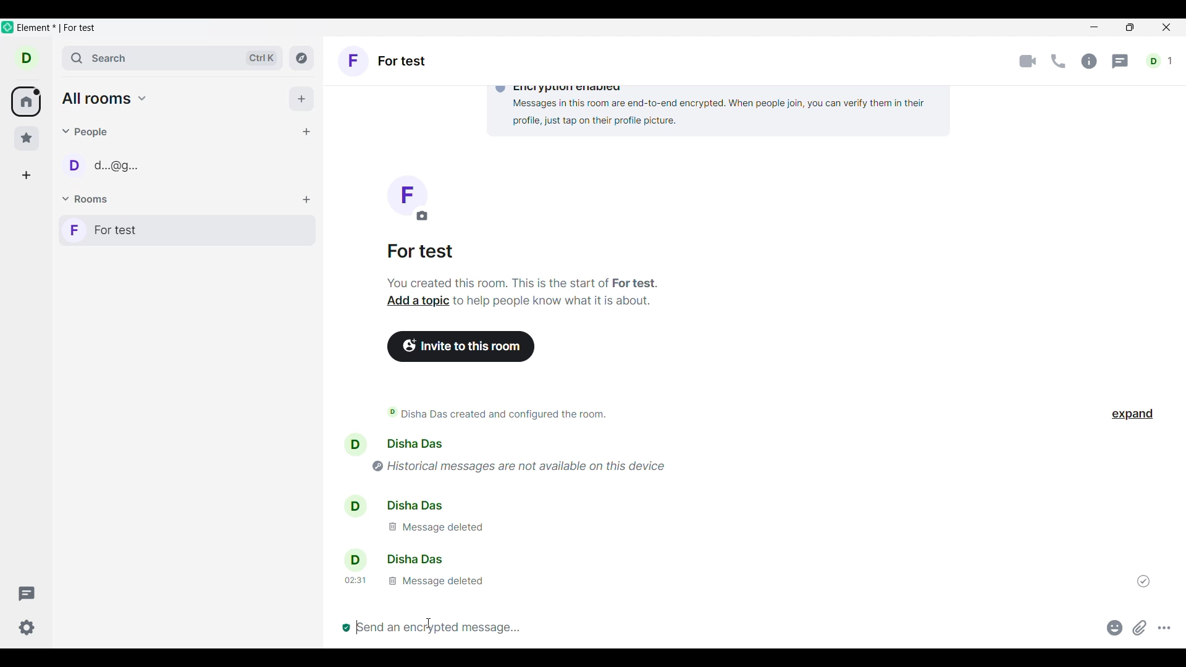 The width and height of the screenshot is (1186, 667). What do you see at coordinates (462, 346) in the screenshot?
I see `Invite to this room` at bounding box center [462, 346].